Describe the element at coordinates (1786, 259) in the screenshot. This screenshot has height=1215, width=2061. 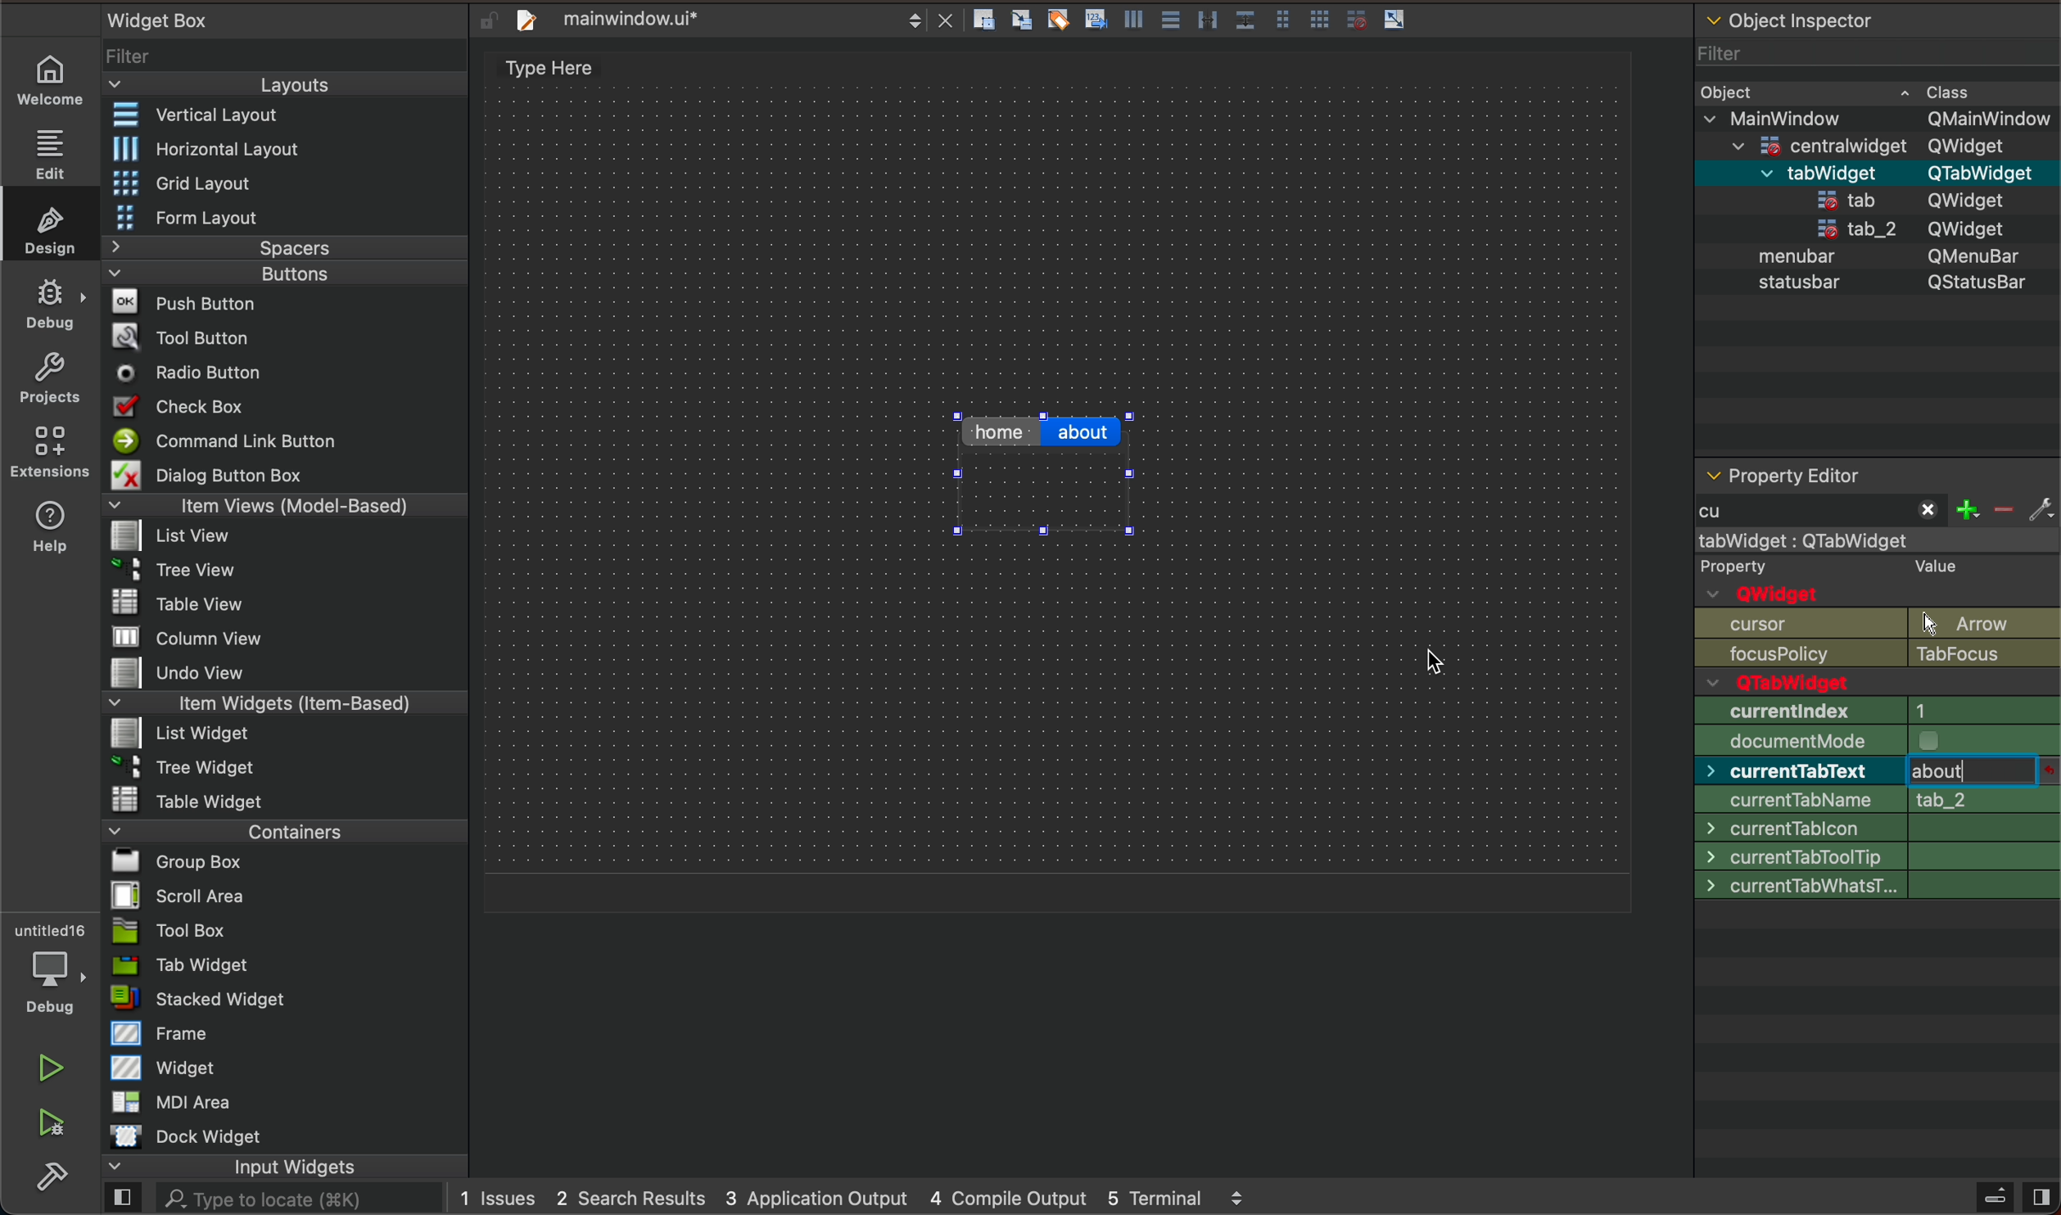
I see `menubar` at that location.